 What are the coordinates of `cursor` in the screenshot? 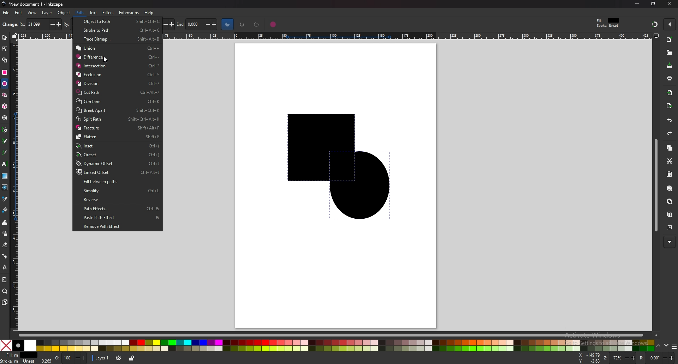 It's located at (105, 59).